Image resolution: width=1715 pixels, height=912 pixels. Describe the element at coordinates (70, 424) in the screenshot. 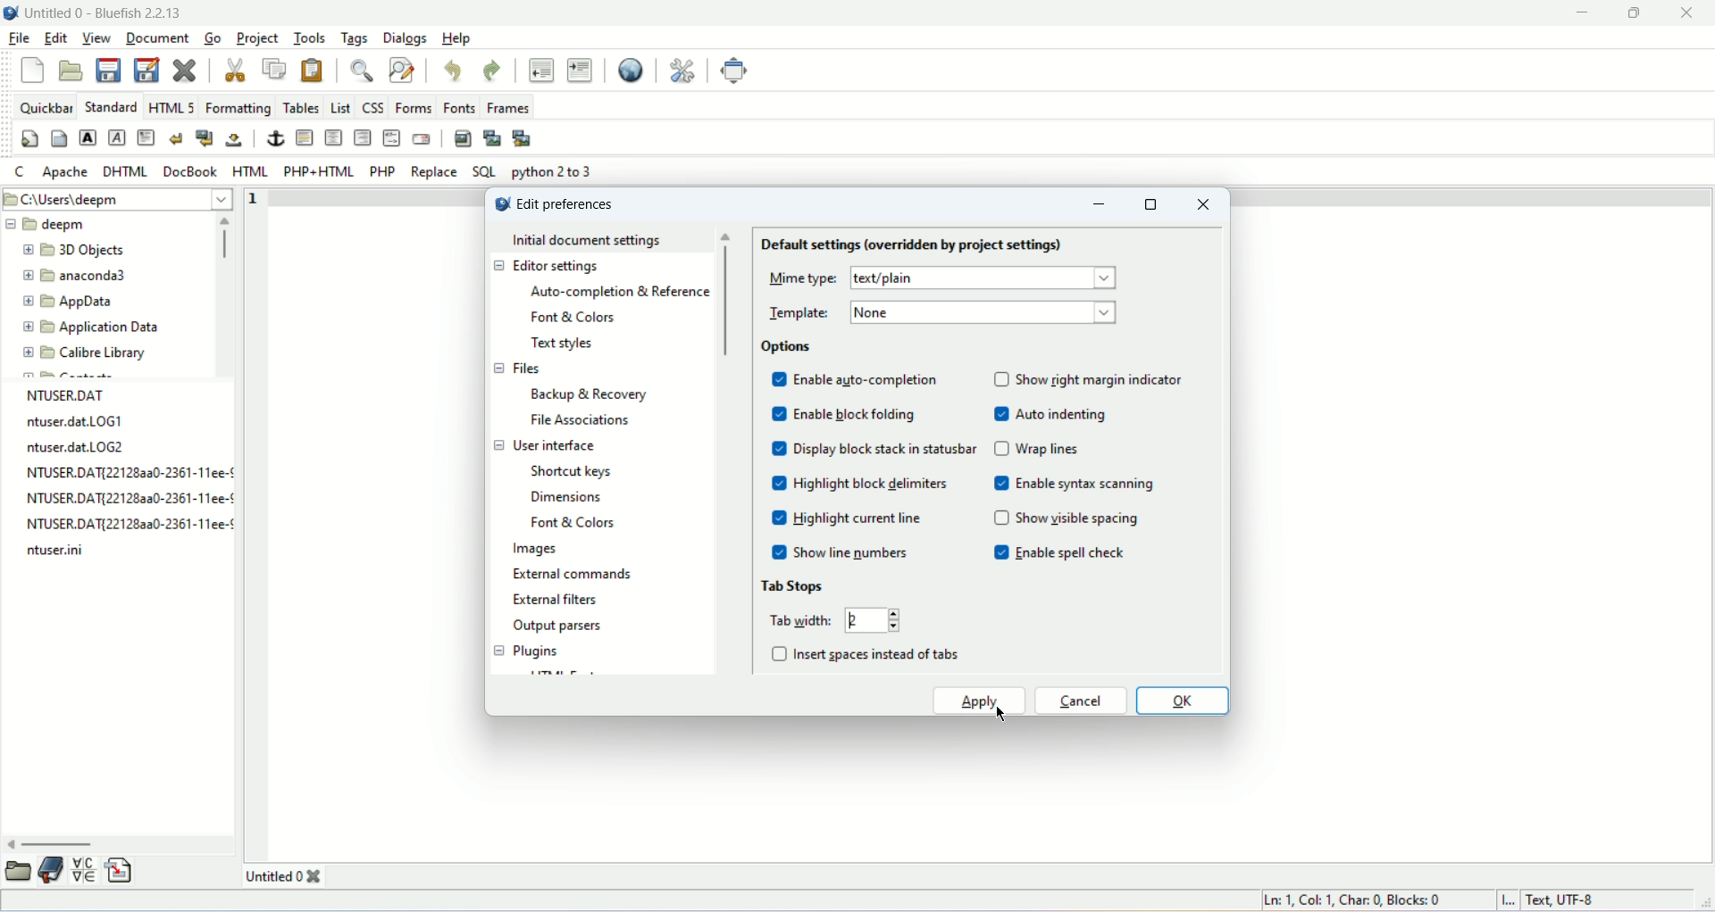

I see `ntuser.dat.LOG1` at that location.